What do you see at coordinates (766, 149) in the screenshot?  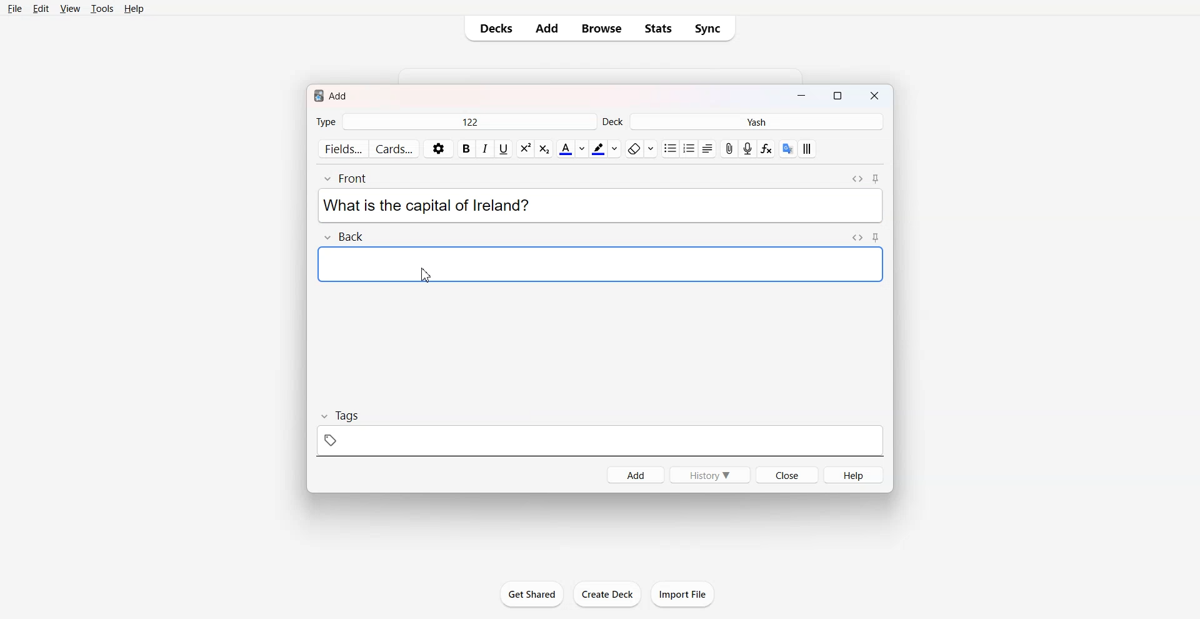 I see `Equations` at bounding box center [766, 149].